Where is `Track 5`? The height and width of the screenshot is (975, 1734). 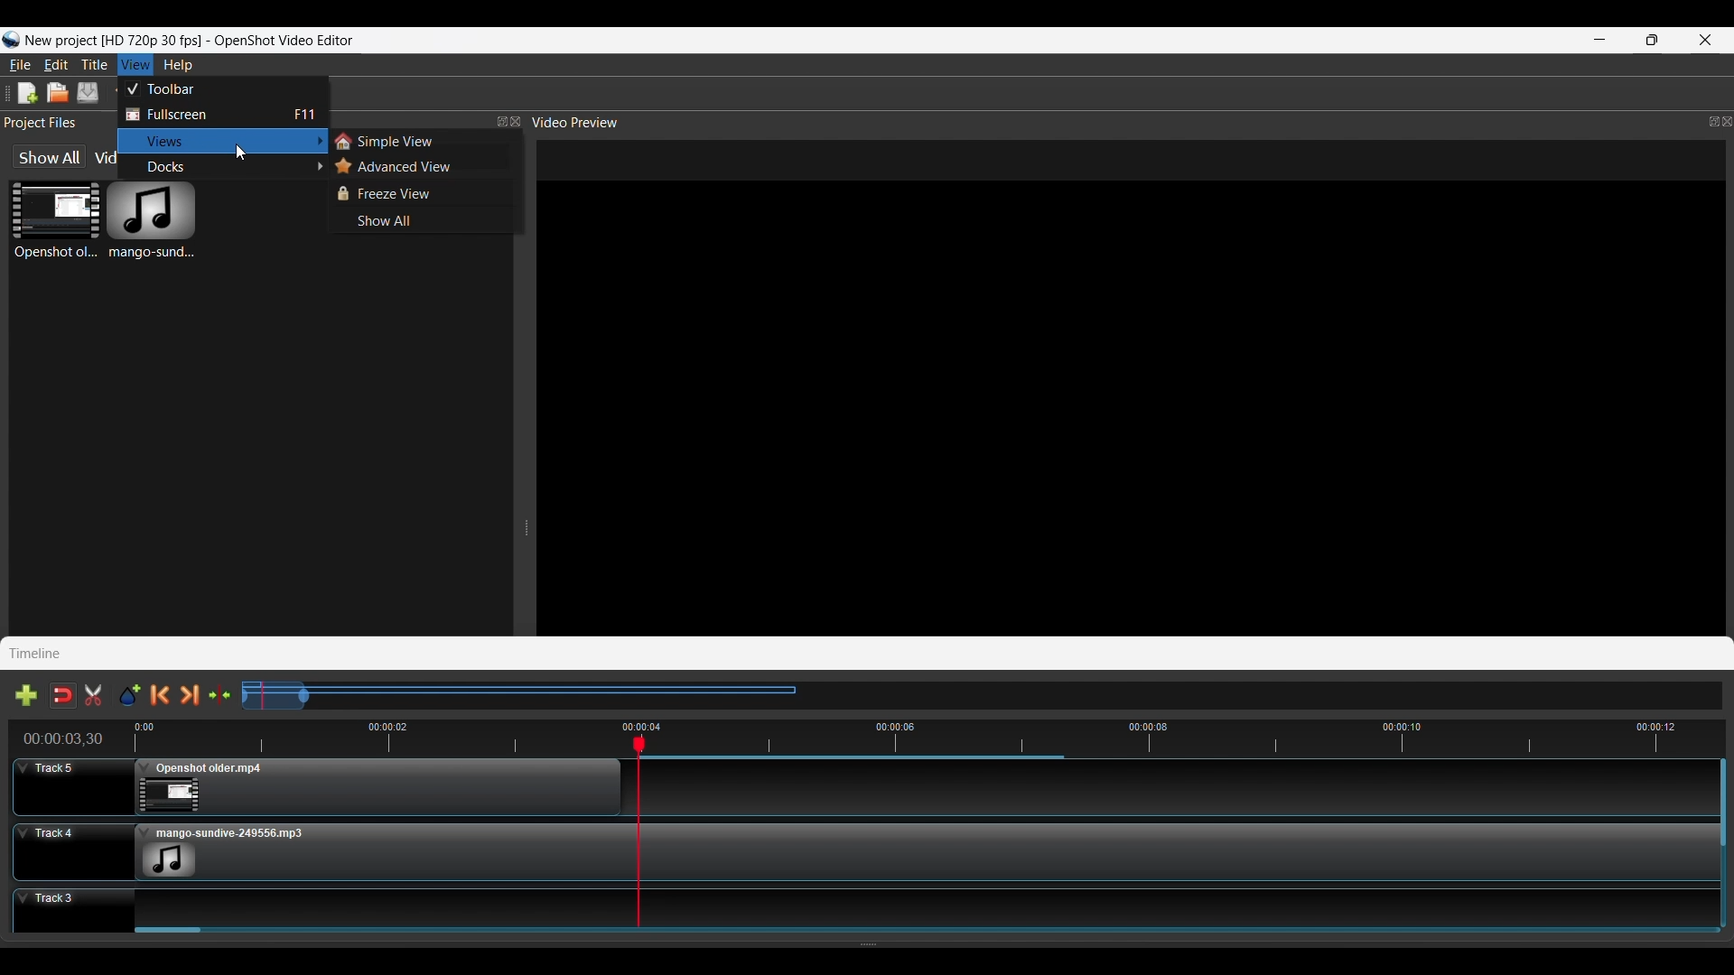
Track 5 is located at coordinates (857, 789).